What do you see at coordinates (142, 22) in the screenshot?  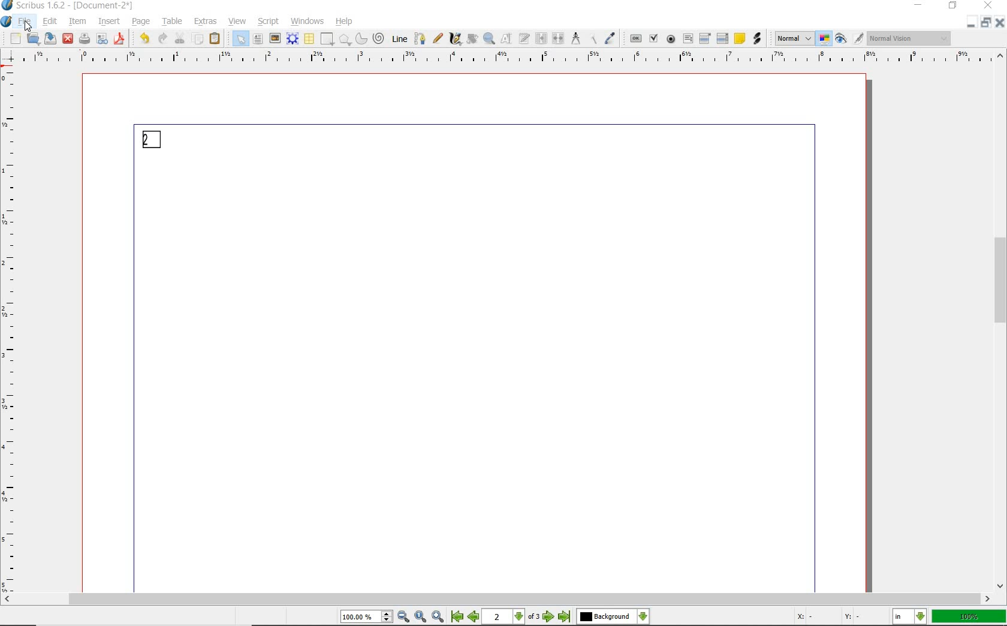 I see `page` at bounding box center [142, 22].